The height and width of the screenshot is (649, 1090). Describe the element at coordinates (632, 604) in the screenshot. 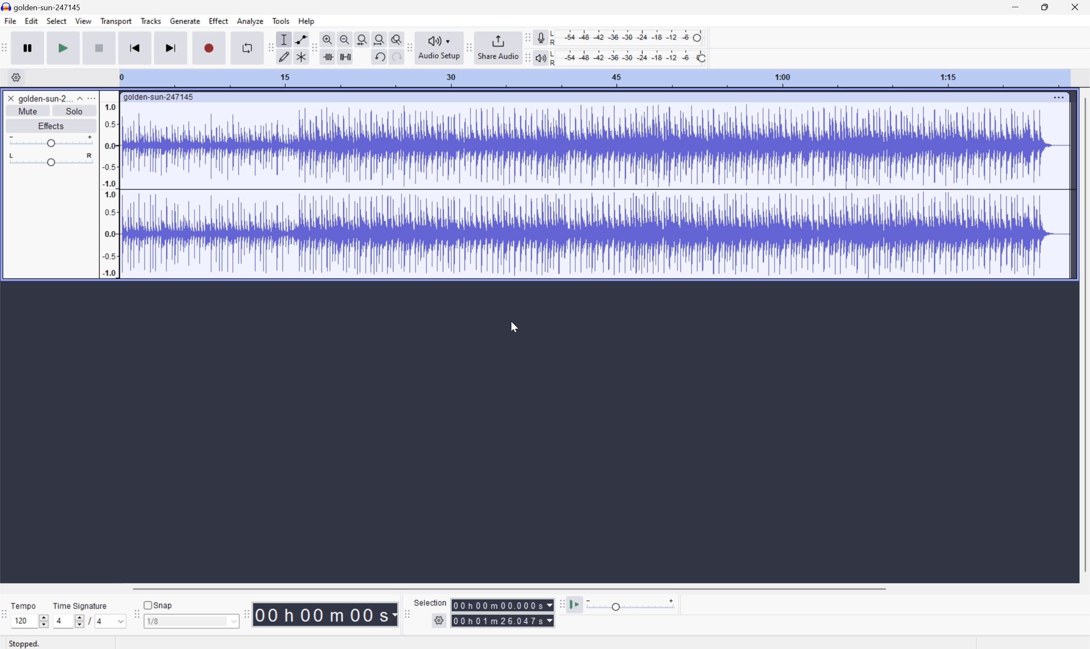

I see `Playback speed: 1.000 x` at that location.